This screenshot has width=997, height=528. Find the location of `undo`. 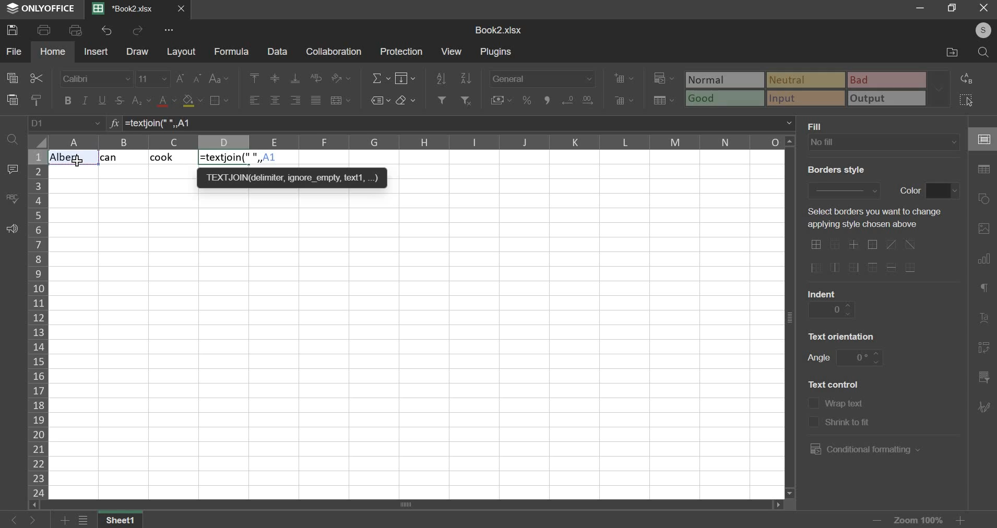

undo is located at coordinates (106, 30).